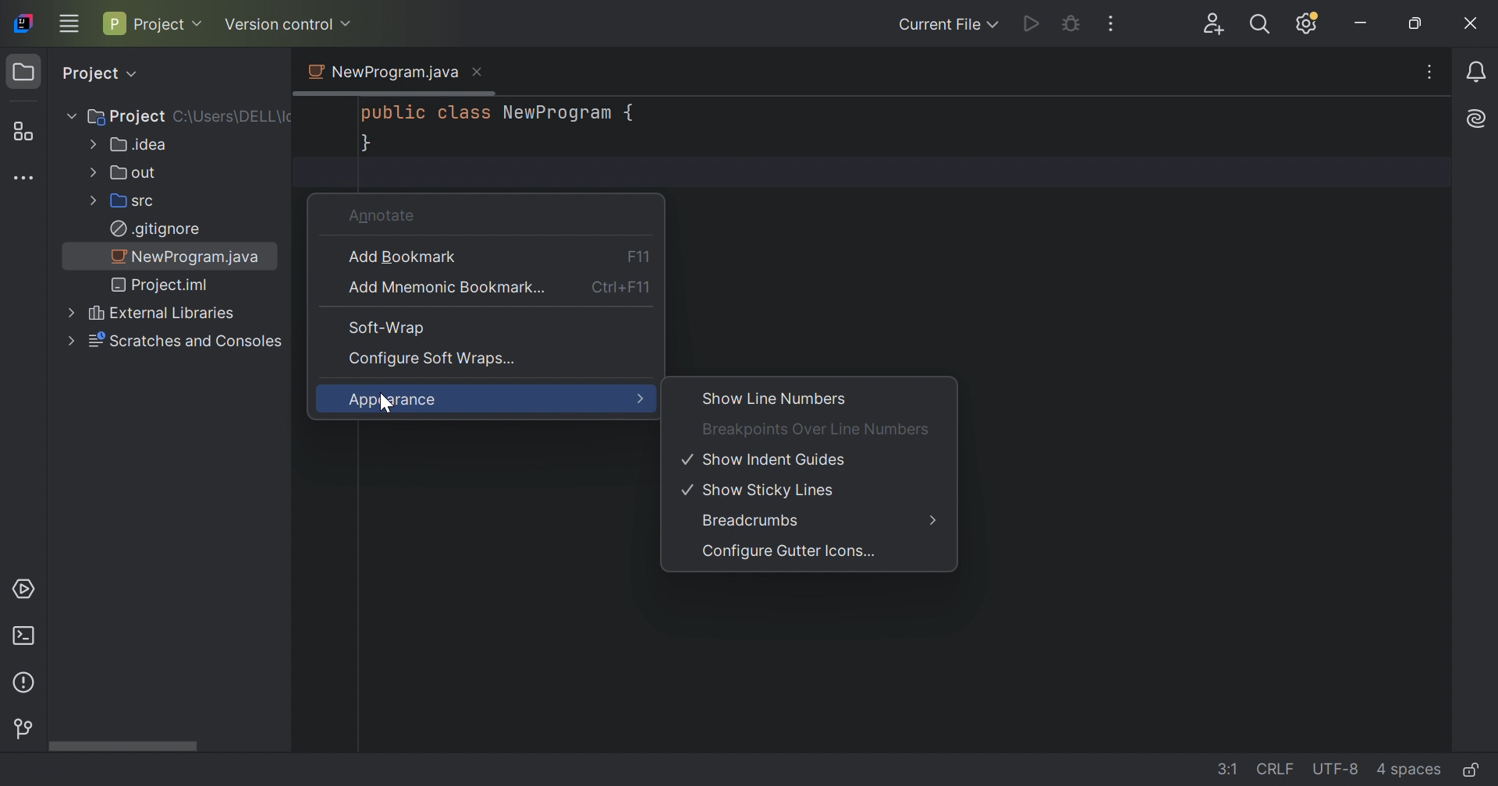  I want to click on Show Sticky Lines, so click(761, 492).